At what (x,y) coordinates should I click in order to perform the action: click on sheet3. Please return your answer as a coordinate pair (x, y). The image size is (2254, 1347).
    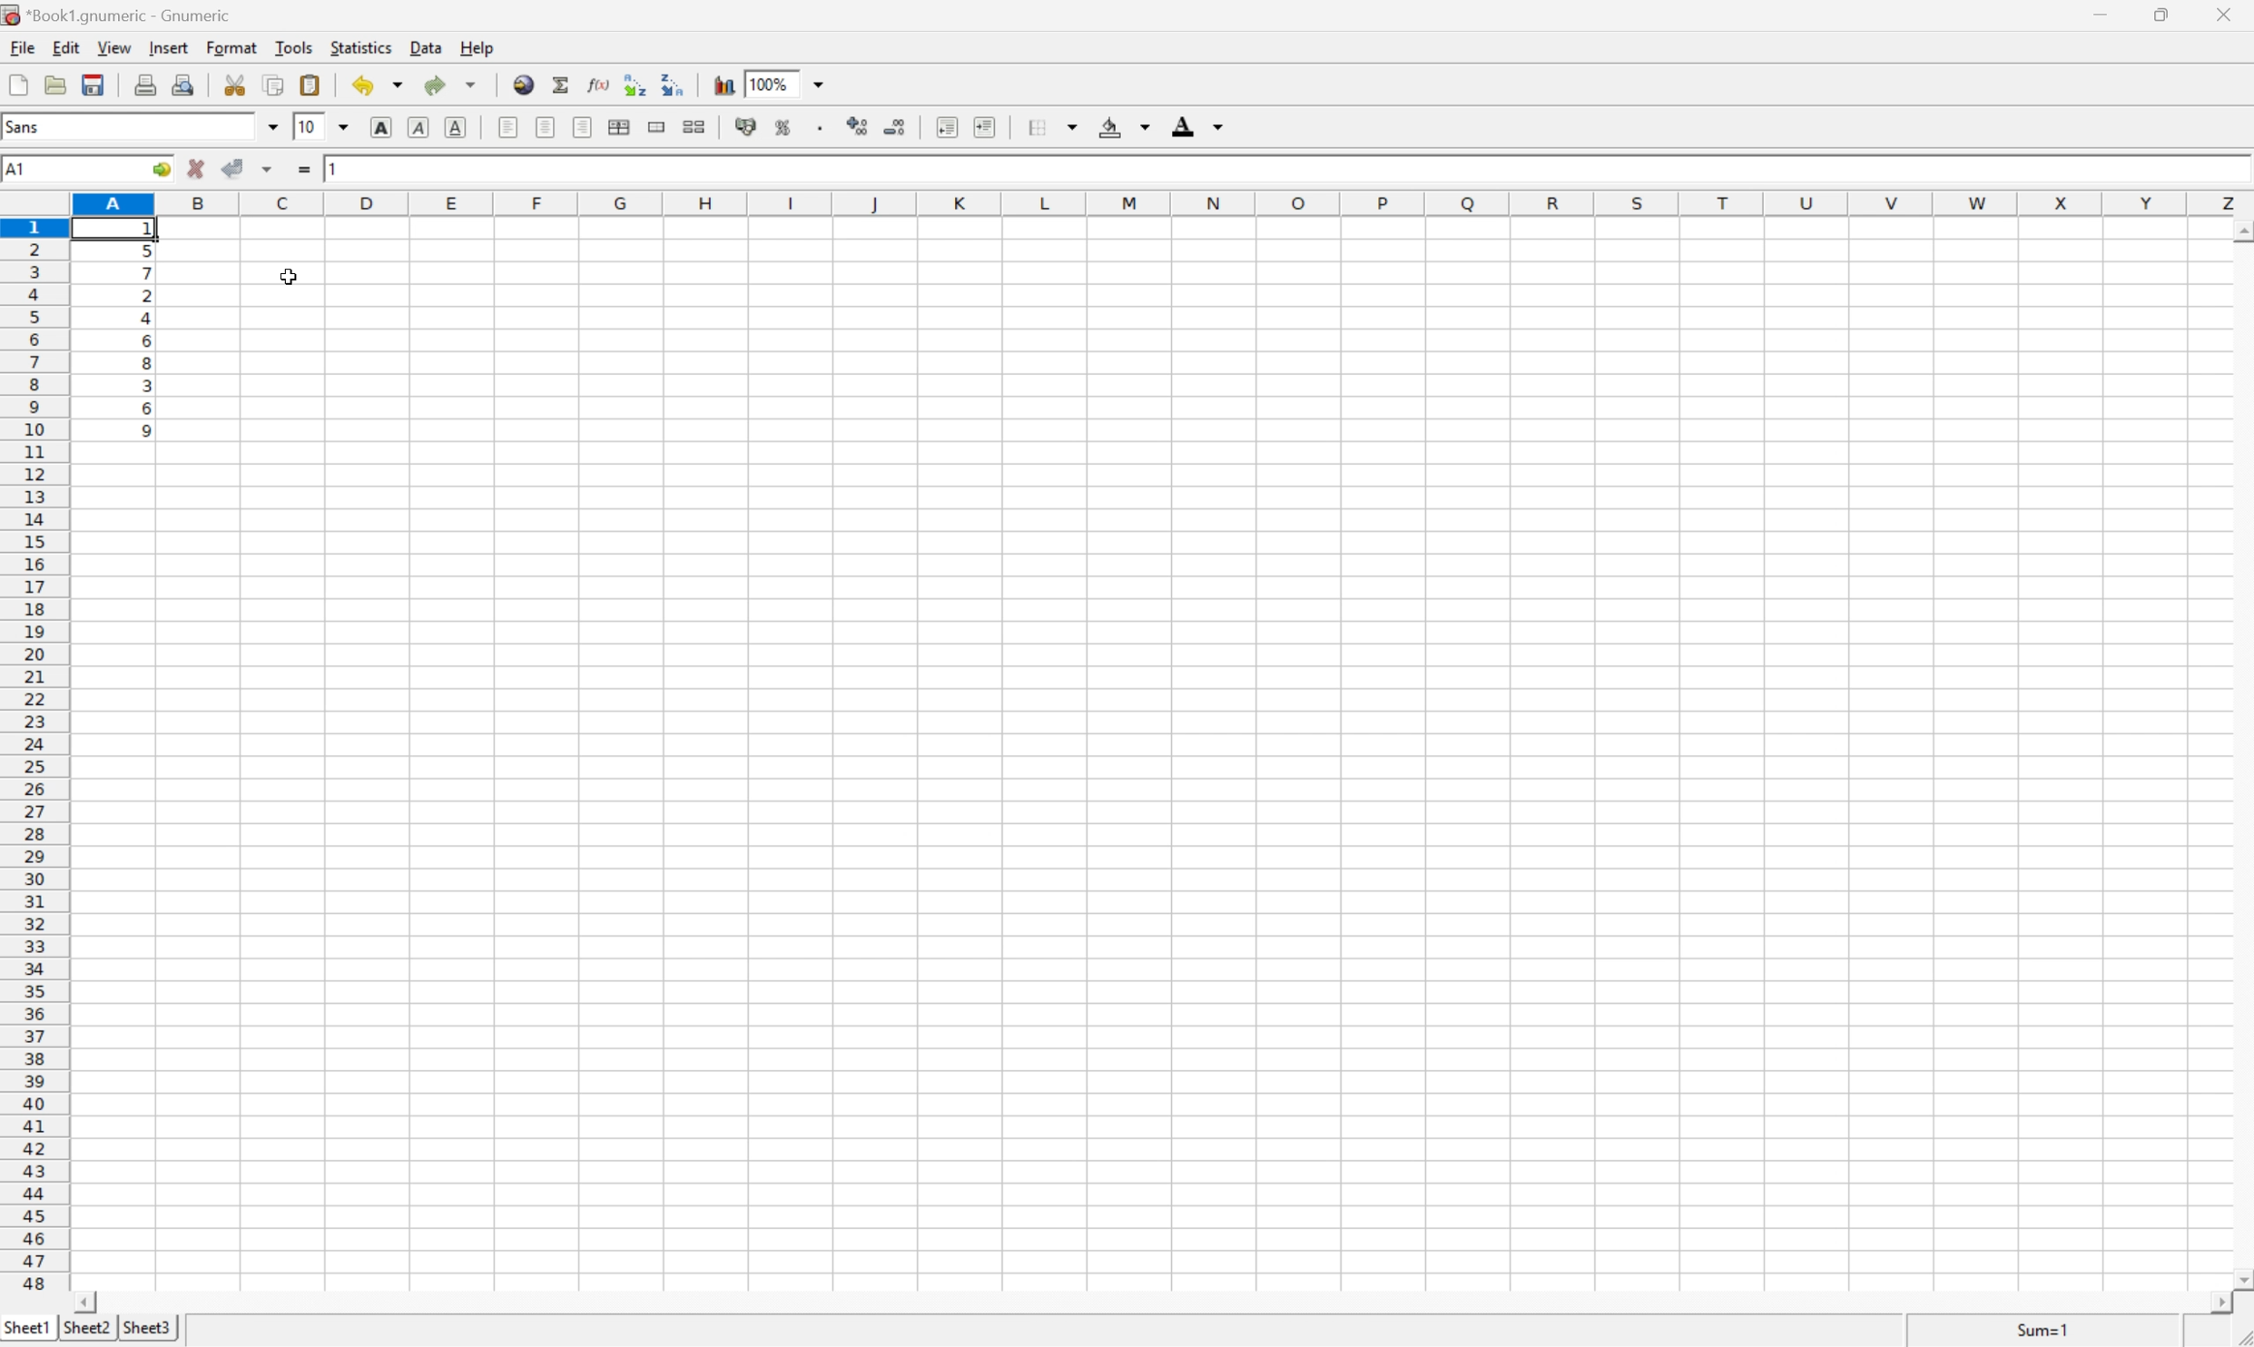
    Looking at the image, I should click on (148, 1325).